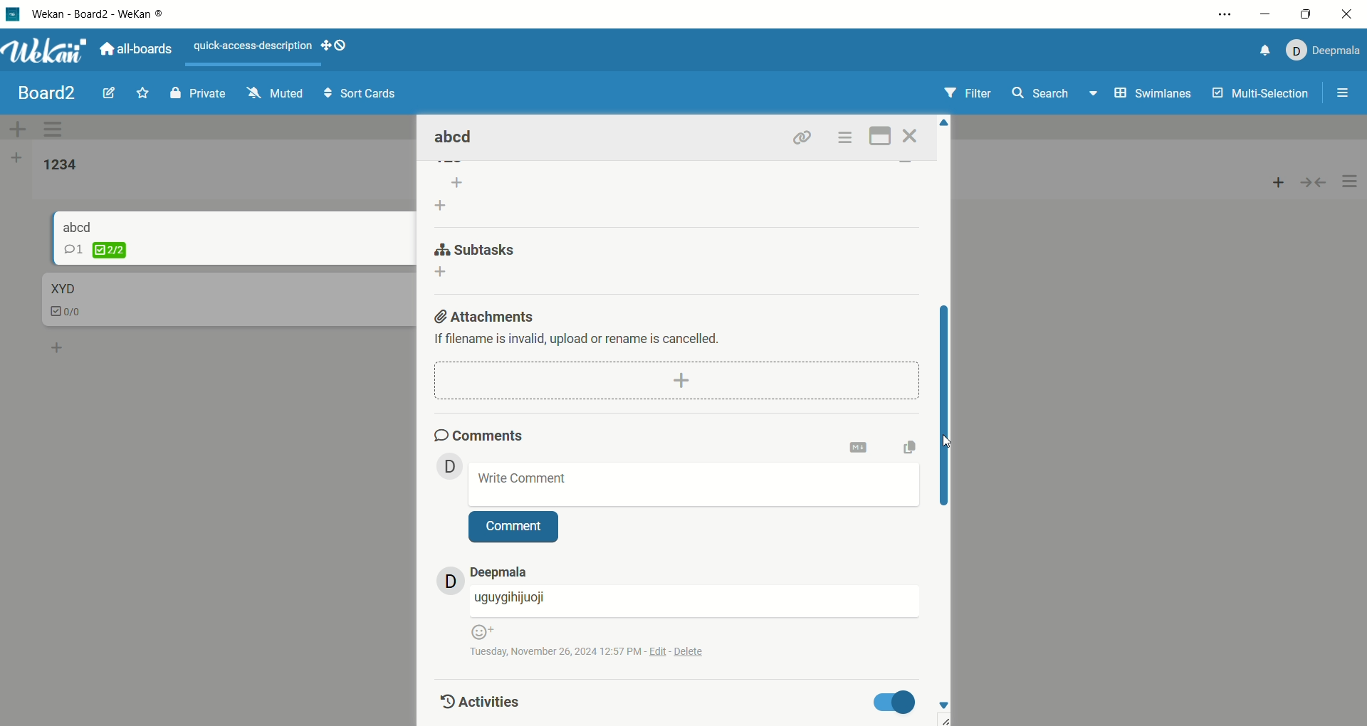 The image size is (1367, 726). What do you see at coordinates (1261, 53) in the screenshot?
I see `notification` at bounding box center [1261, 53].